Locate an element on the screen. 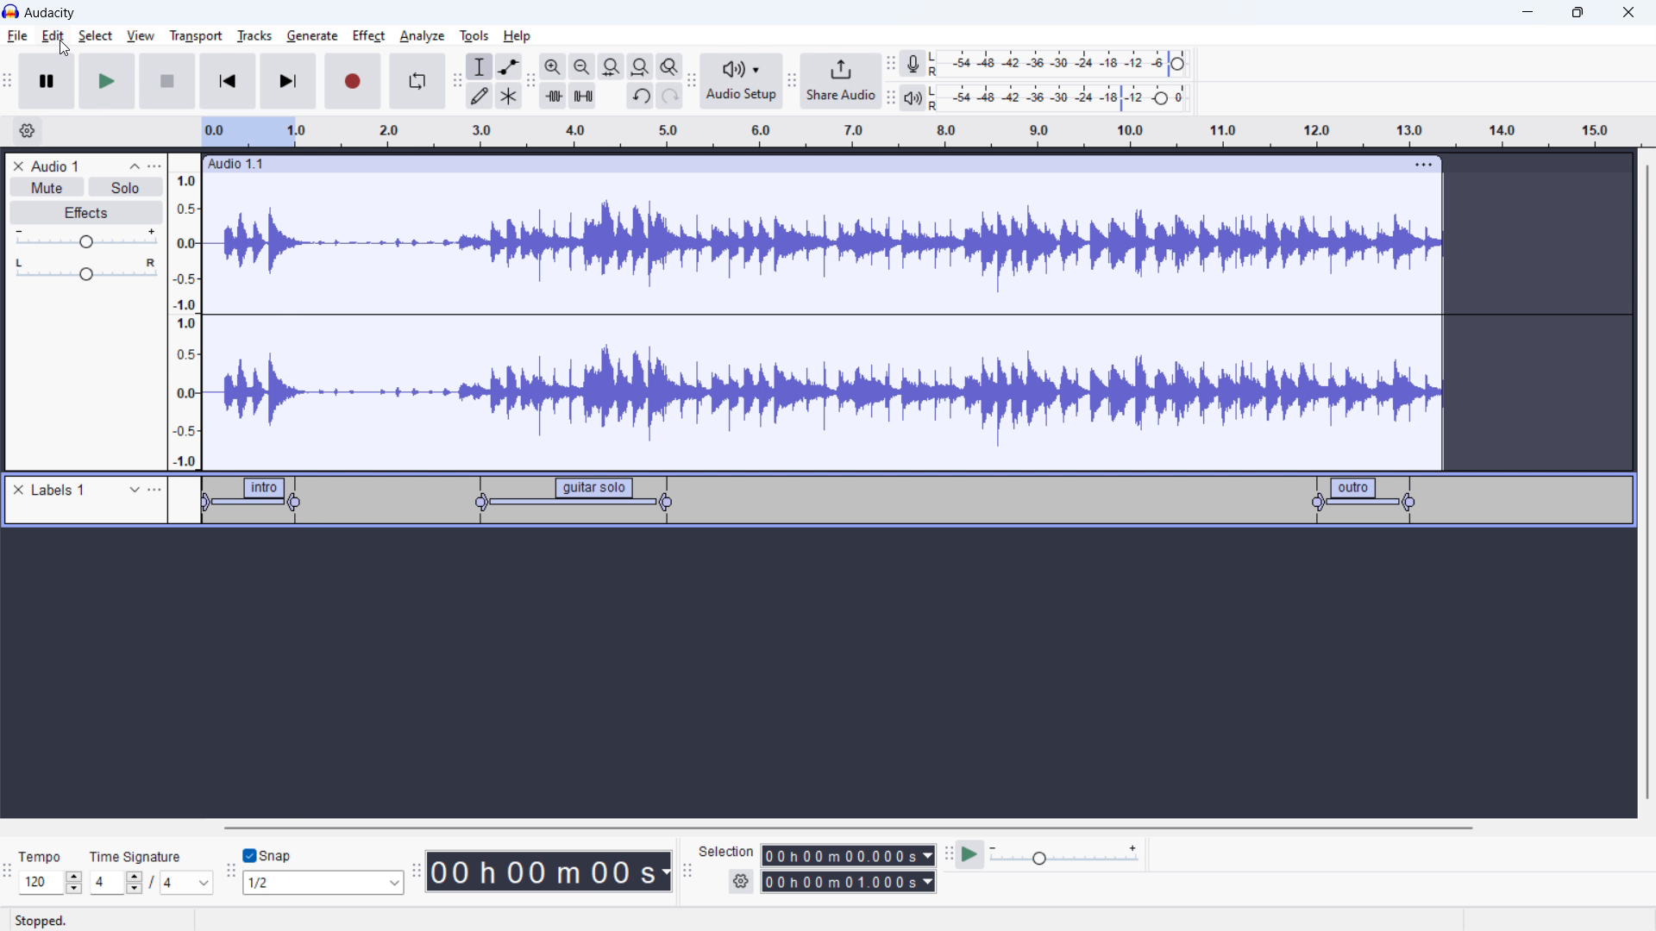 The width and height of the screenshot is (1656, 931). select is located at coordinates (95, 35).